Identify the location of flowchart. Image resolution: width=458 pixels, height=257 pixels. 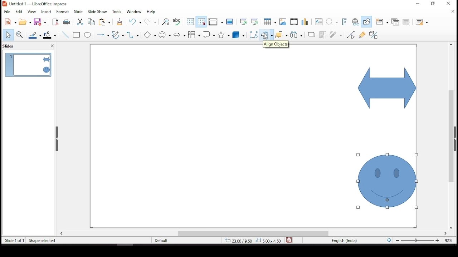
(194, 34).